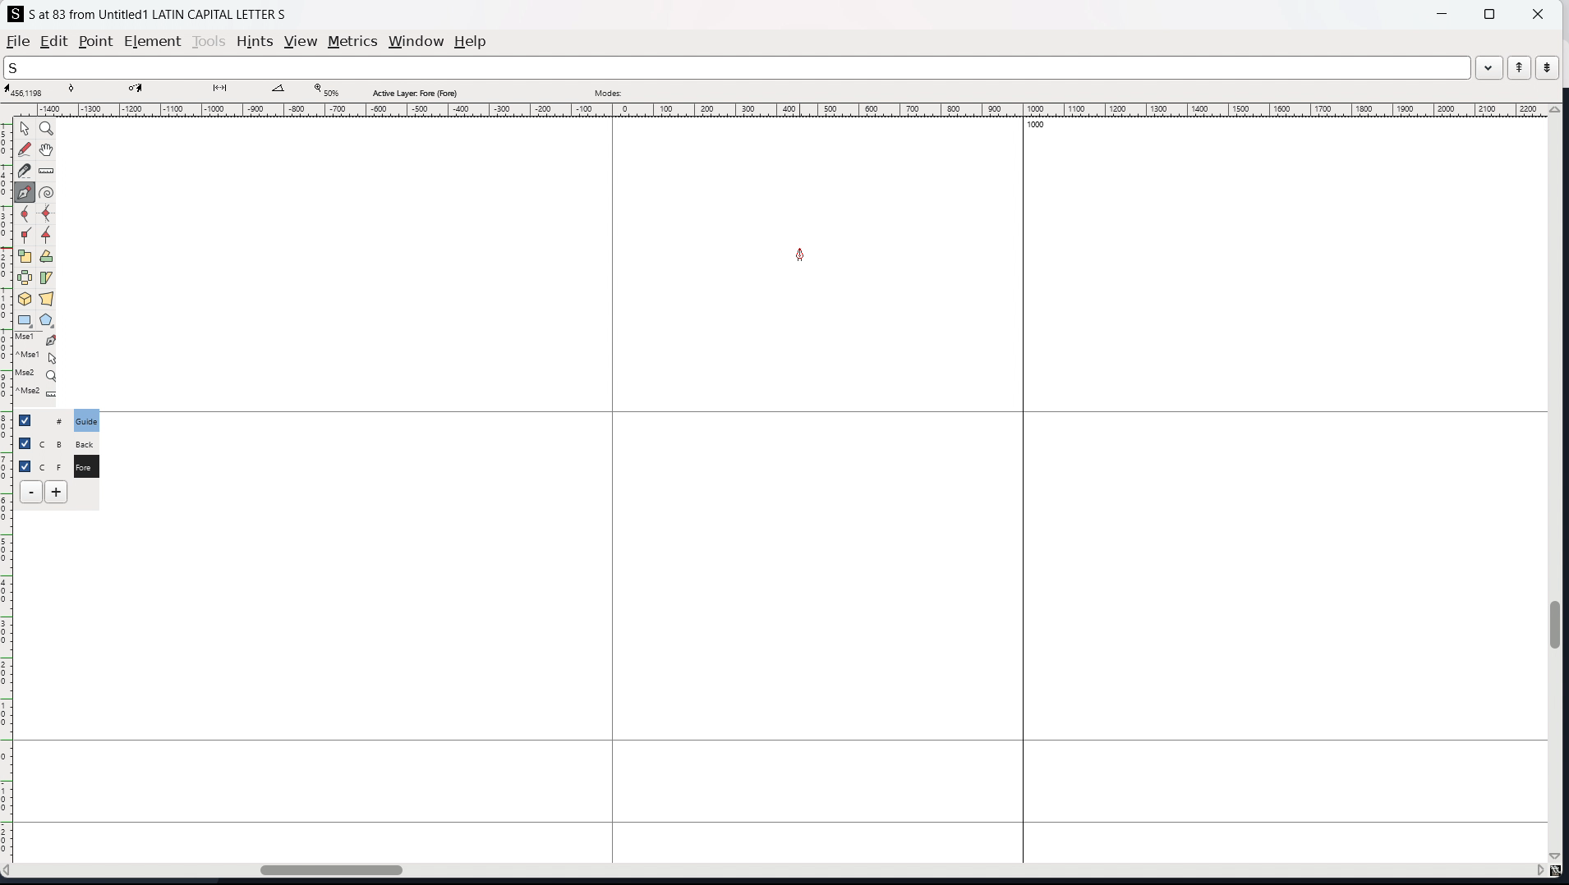 Image resolution: width=1569 pixels, height=885 pixels. I want to click on C B Back, so click(84, 442).